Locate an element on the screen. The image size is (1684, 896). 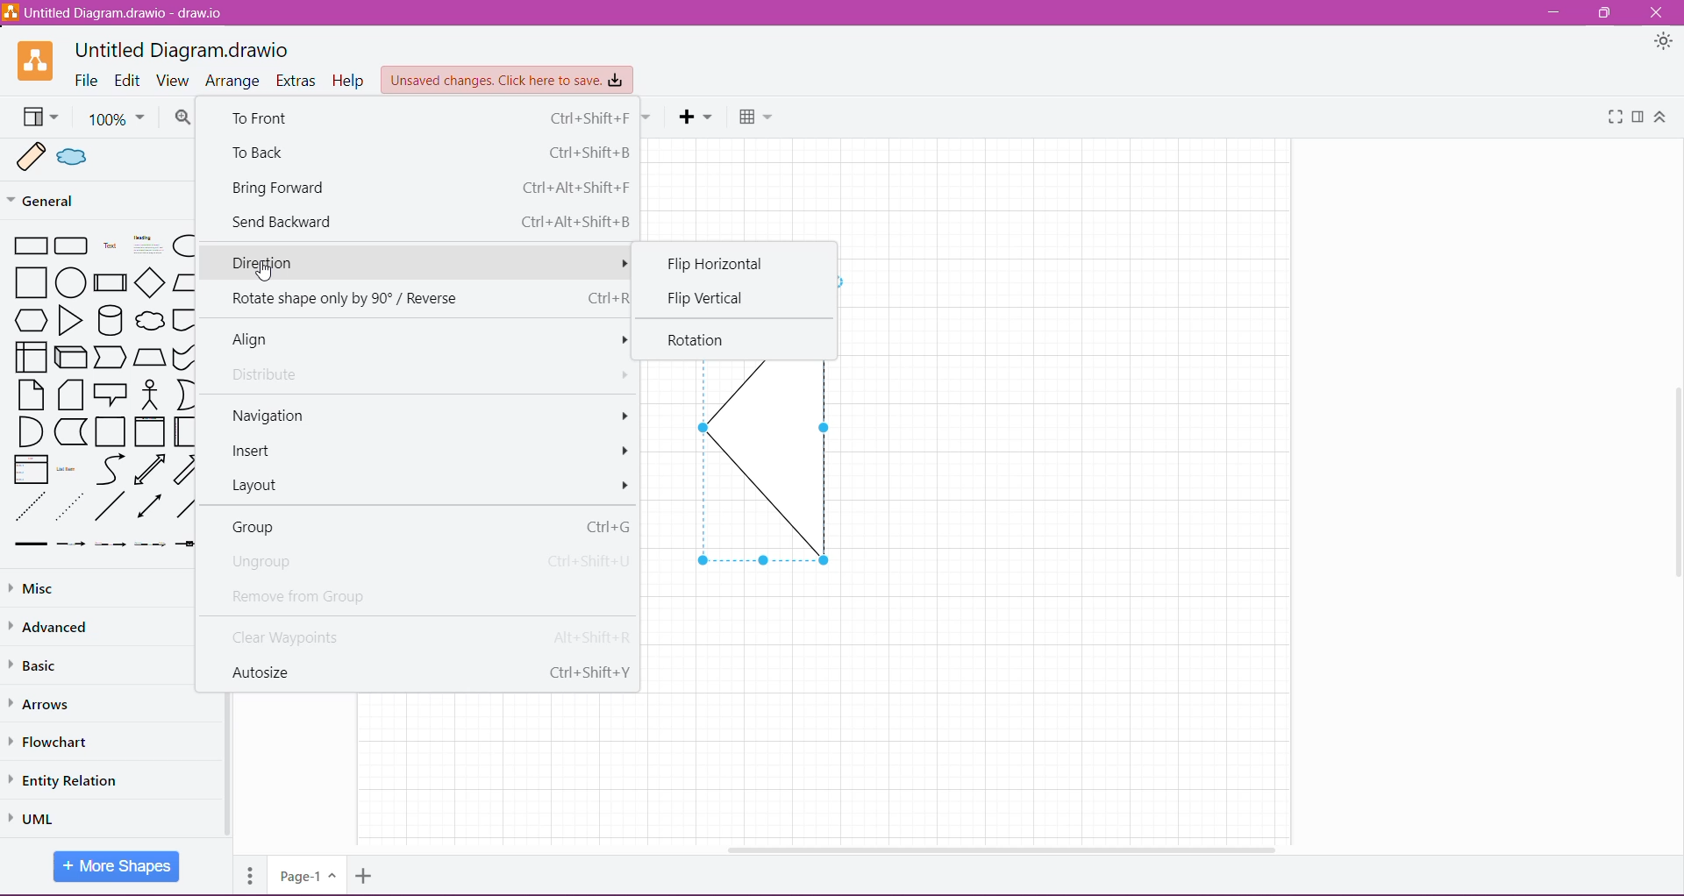
Basic is located at coordinates (34, 668).